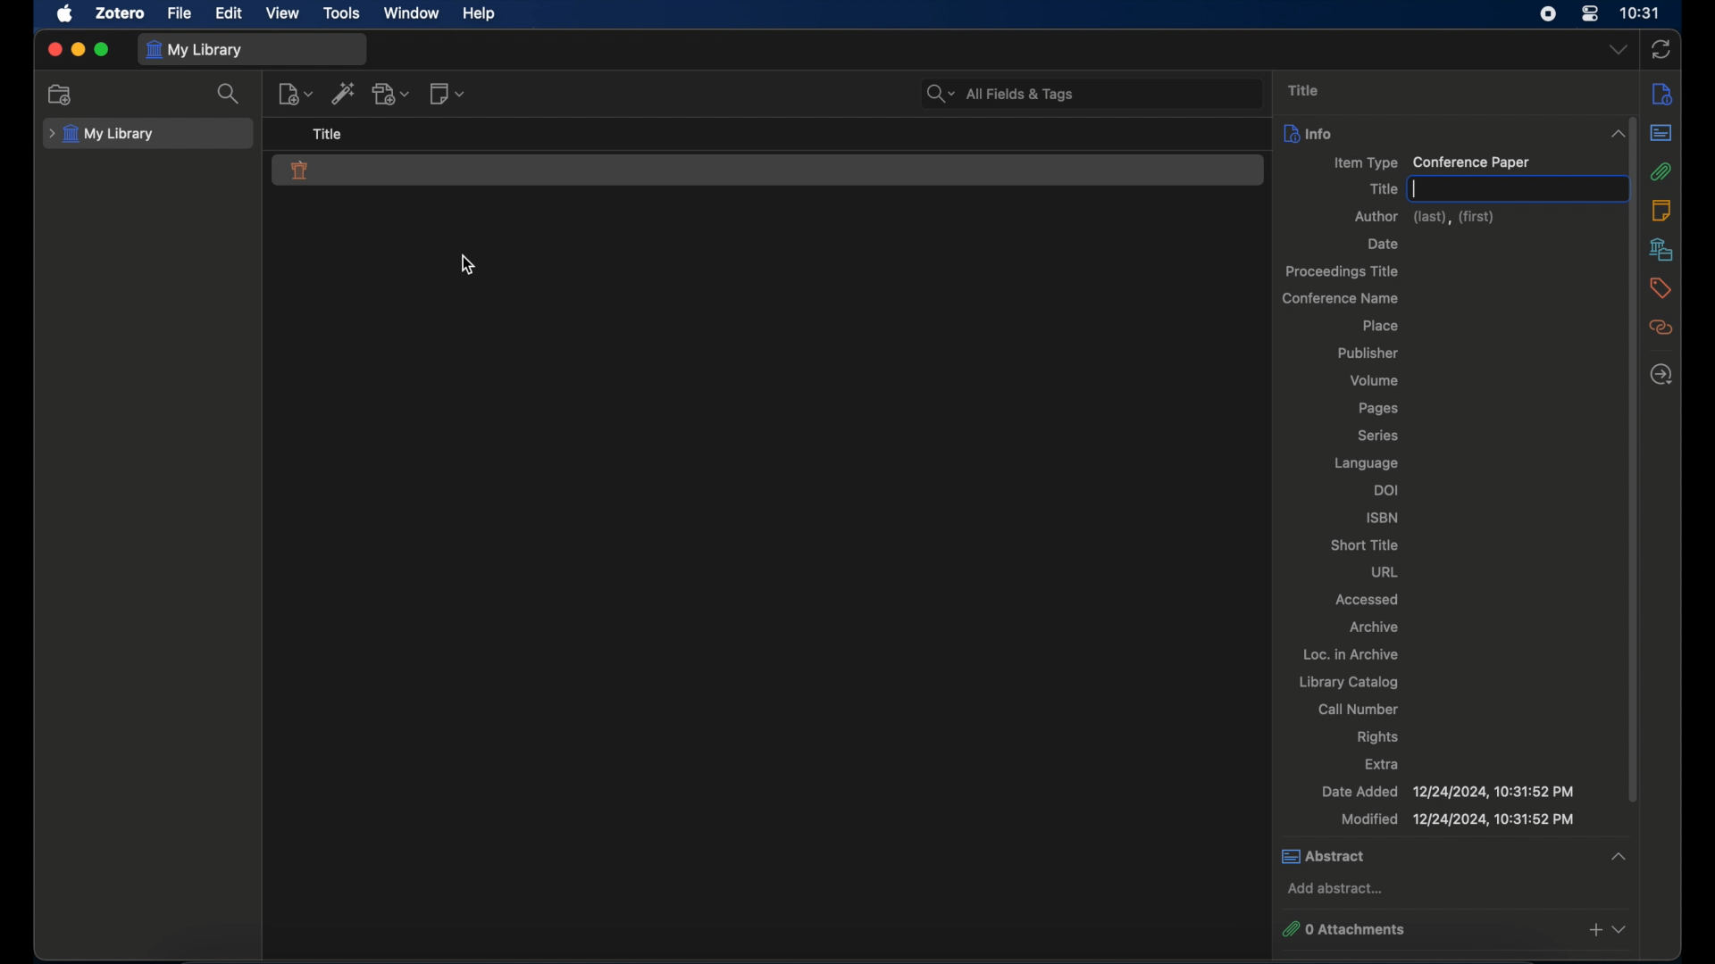 The image size is (1715, 964). What do you see at coordinates (179, 14) in the screenshot?
I see `file` at bounding box center [179, 14].